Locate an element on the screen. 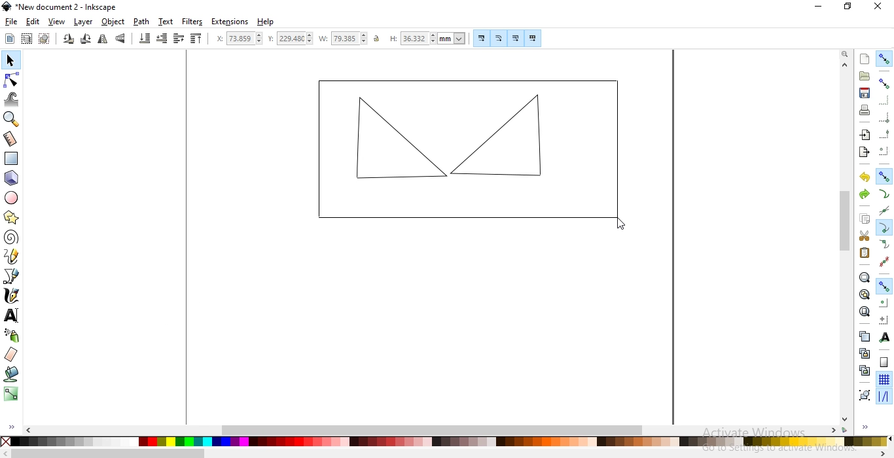 This screenshot has width=894, height=458. edit path by nodes is located at coordinates (10, 79).